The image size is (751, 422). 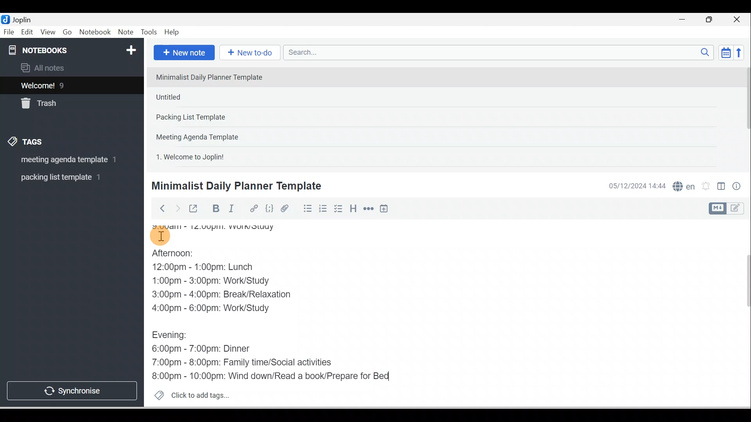 What do you see at coordinates (66, 84) in the screenshot?
I see `Notes` at bounding box center [66, 84].